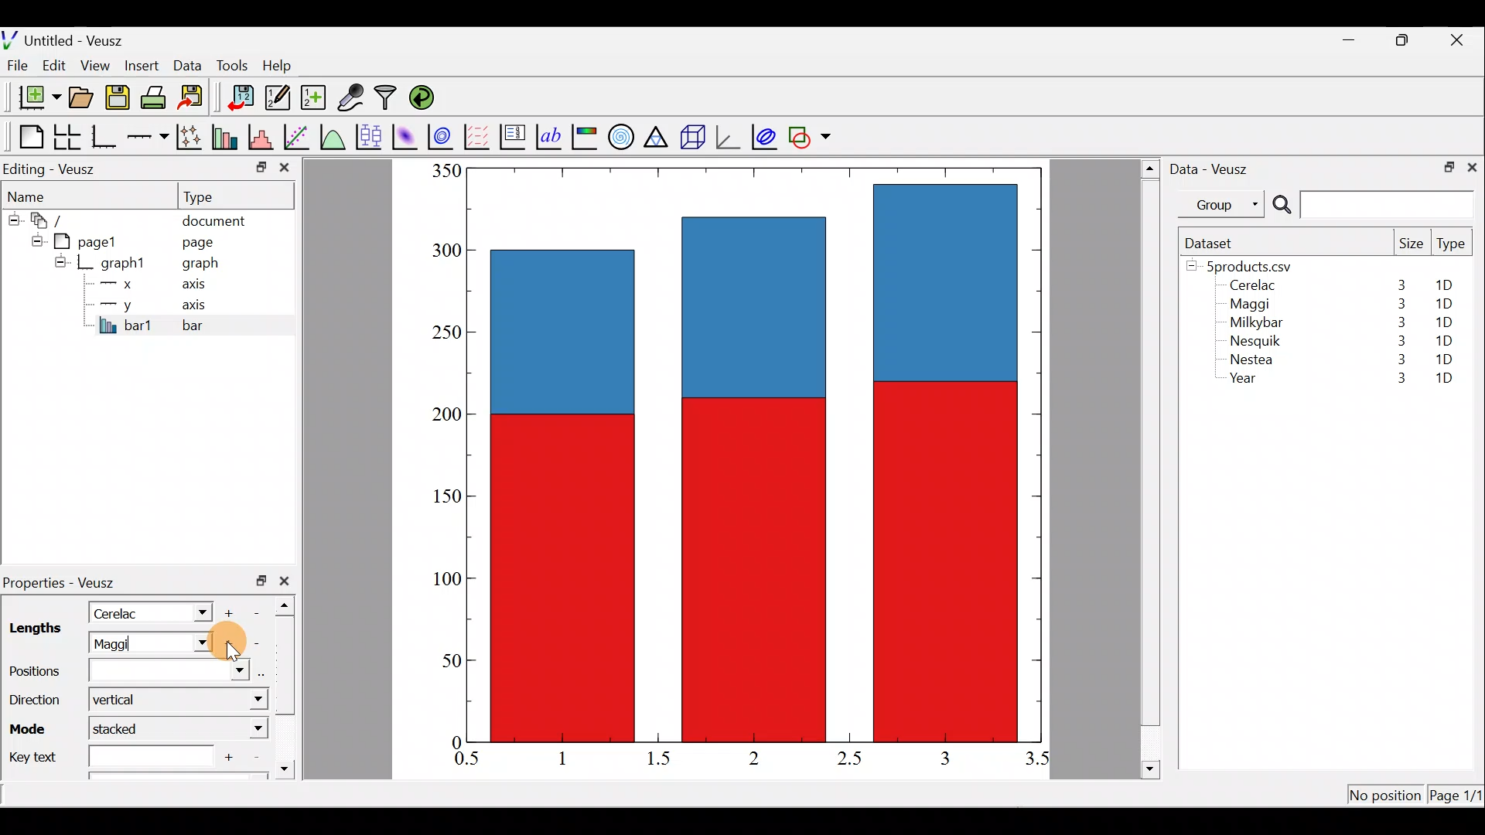 Image resolution: width=1485 pixels, height=835 pixels. I want to click on Histogram of a dataset, so click(265, 138).